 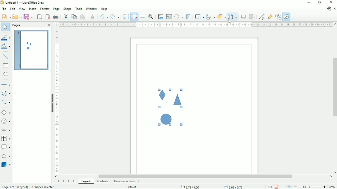 What do you see at coordinates (44, 8) in the screenshot?
I see `Format` at bounding box center [44, 8].